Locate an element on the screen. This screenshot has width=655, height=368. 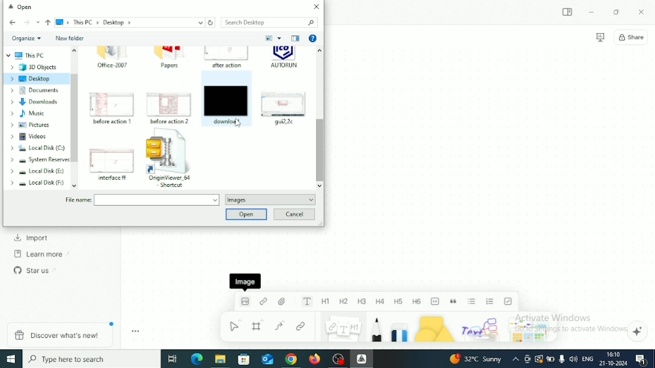
New folder is located at coordinates (70, 38).